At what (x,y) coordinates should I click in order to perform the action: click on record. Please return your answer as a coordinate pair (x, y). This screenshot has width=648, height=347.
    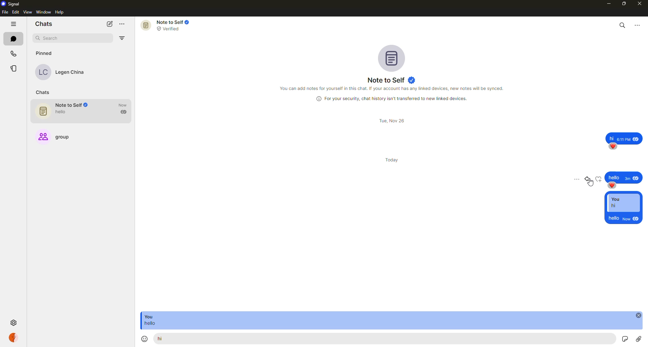
    Looking at the image, I should click on (623, 338).